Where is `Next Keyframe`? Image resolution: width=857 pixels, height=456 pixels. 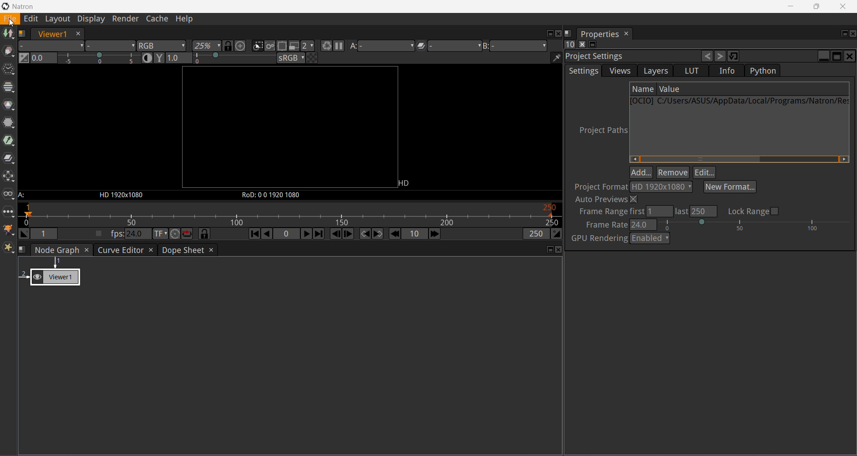 Next Keyframe is located at coordinates (379, 235).